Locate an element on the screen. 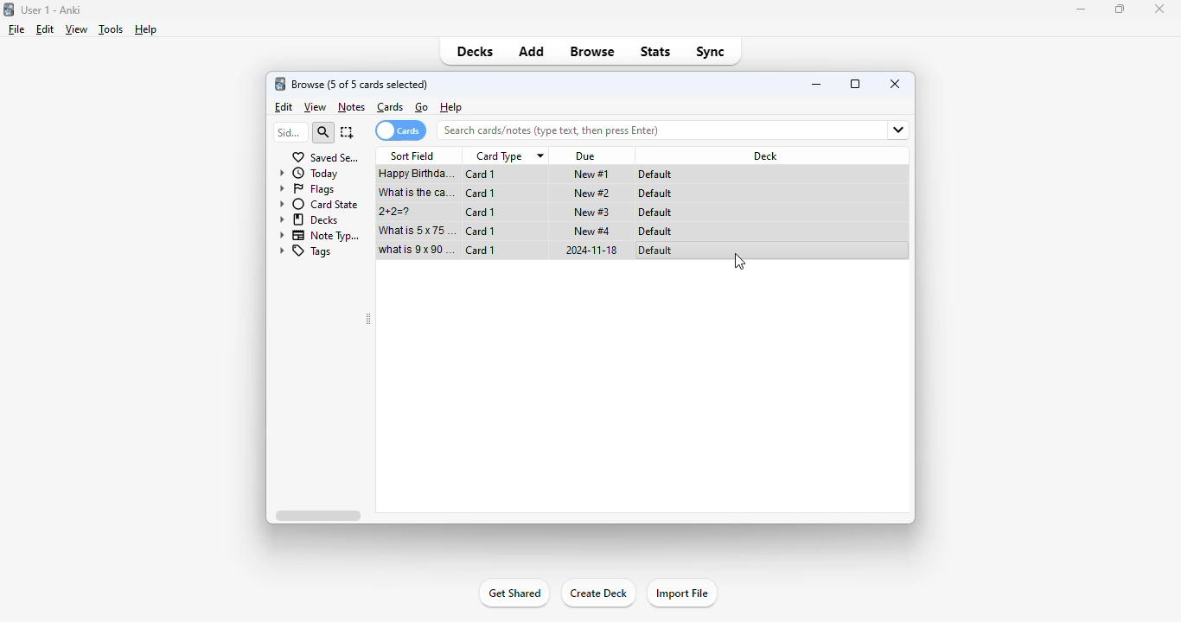 The height and width of the screenshot is (622, 1181). add is located at coordinates (533, 52).